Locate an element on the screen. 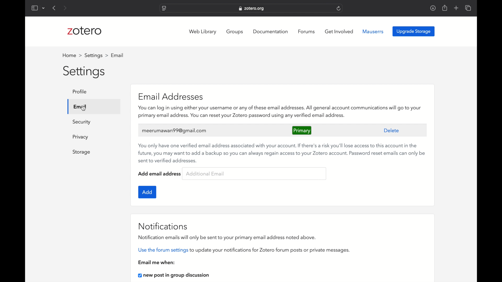 The width and height of the screenshot is (502, 282). get involved is located at coordinates (339, 31).